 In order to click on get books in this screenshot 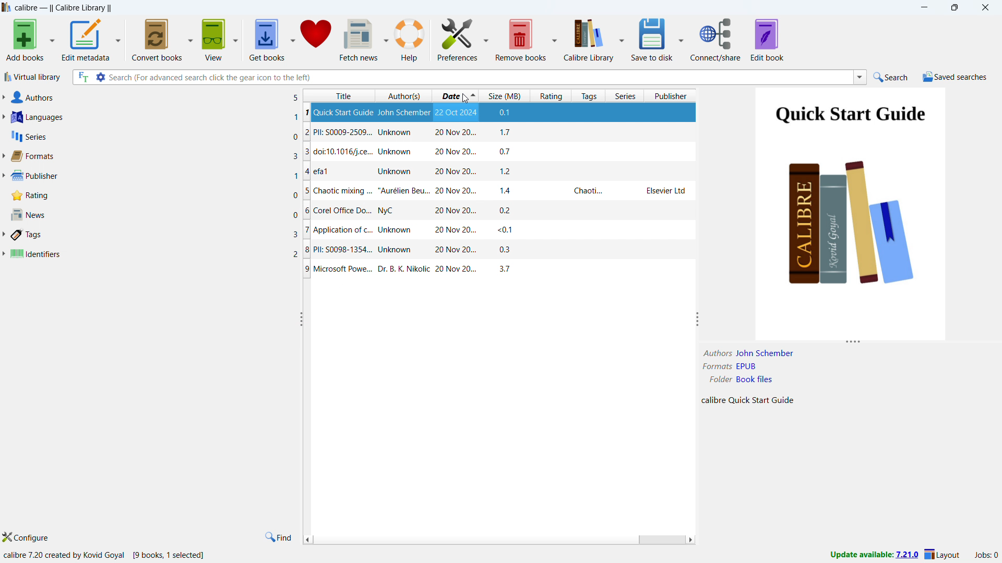, I will do `click(267, 39)`.